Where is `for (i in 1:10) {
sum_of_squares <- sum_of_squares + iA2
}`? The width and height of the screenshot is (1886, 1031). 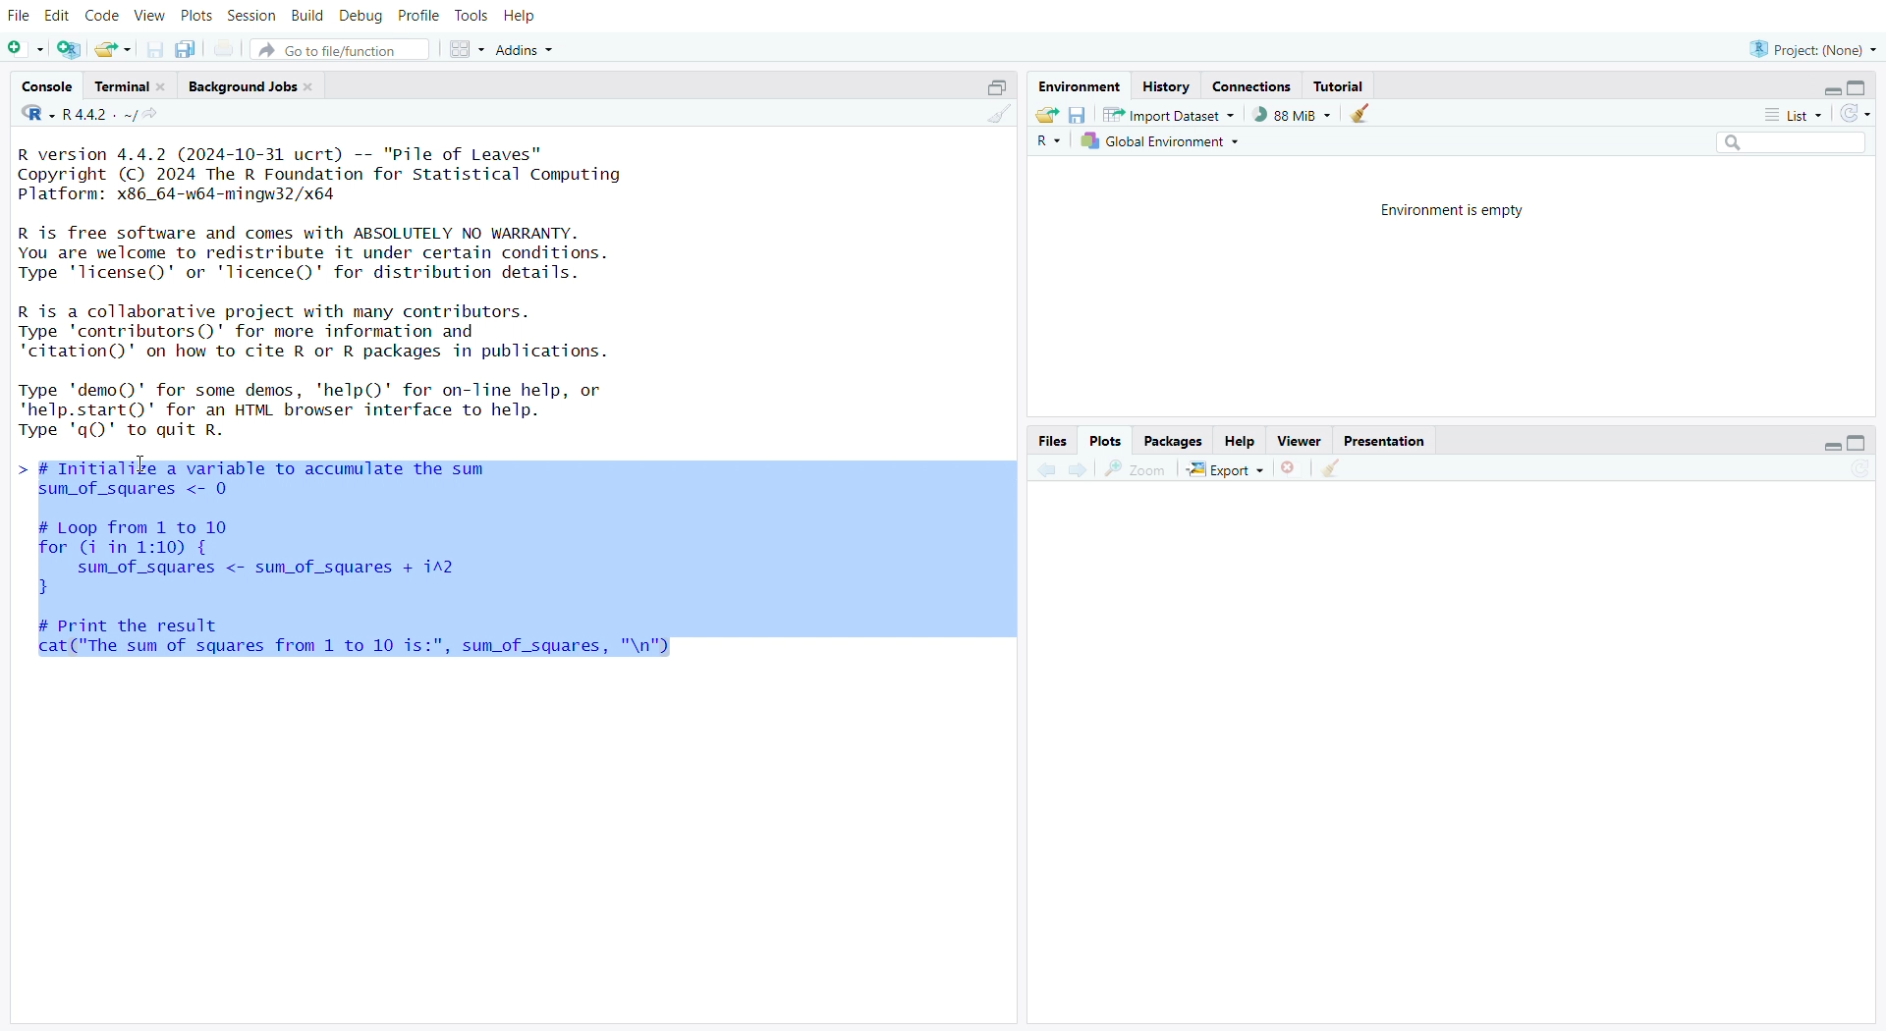 for (i in 1:10) {
sum_of_squares <- sum_of_squares + iA2
} is located at coordinates (321, 570).